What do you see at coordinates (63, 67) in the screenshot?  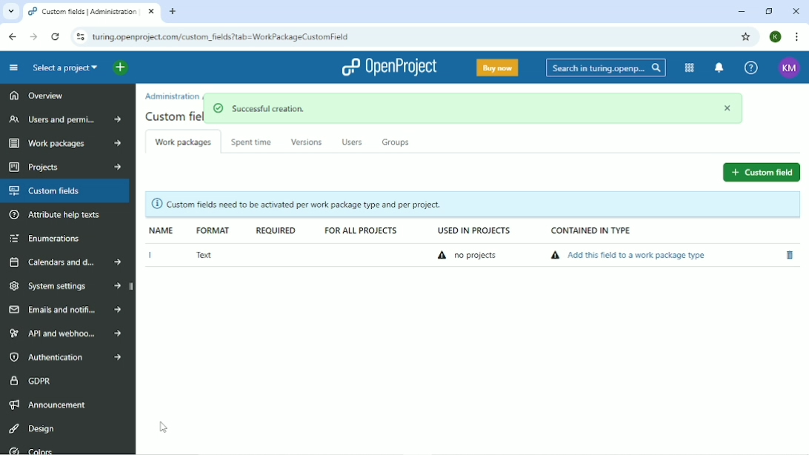 I see `Select a project` at bounding box center [63, 67].